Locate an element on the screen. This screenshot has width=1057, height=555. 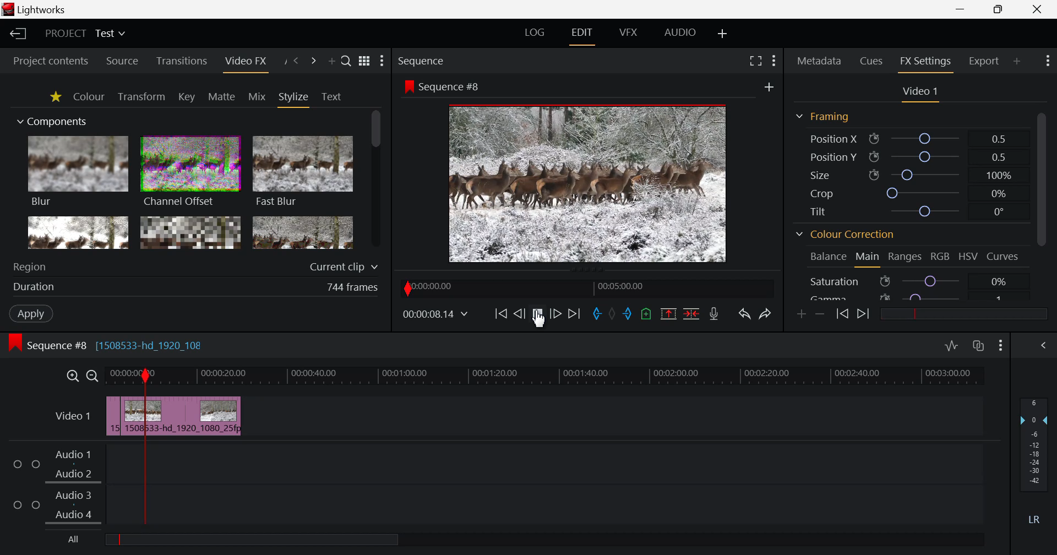
Colour is located at coordinates (89, 96).